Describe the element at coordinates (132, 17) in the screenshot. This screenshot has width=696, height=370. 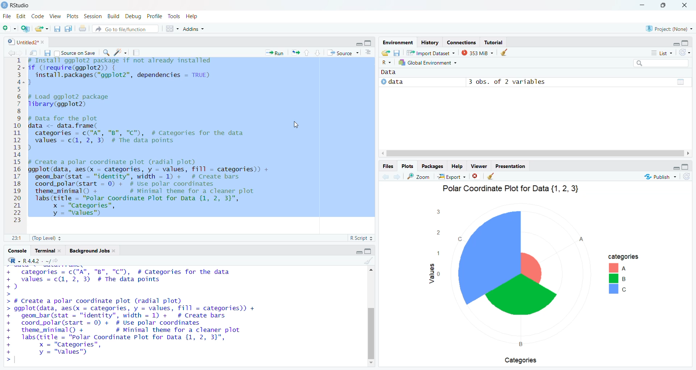
I see ` Debug` at that location.